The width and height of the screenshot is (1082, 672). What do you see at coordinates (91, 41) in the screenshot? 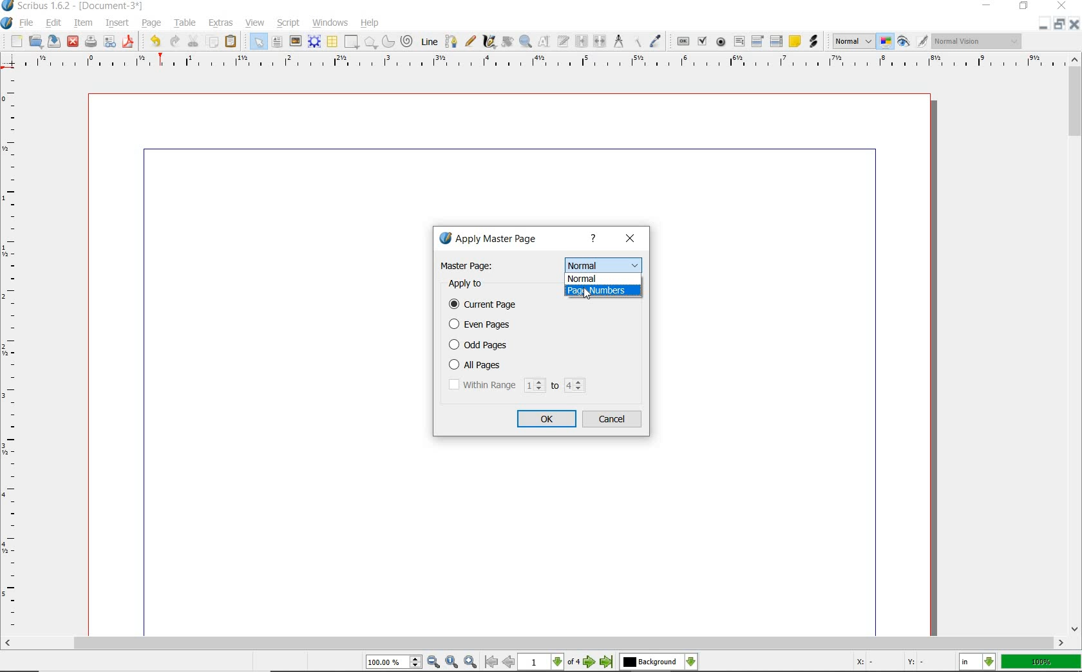
I see `print` at bounding box center [91, 41].